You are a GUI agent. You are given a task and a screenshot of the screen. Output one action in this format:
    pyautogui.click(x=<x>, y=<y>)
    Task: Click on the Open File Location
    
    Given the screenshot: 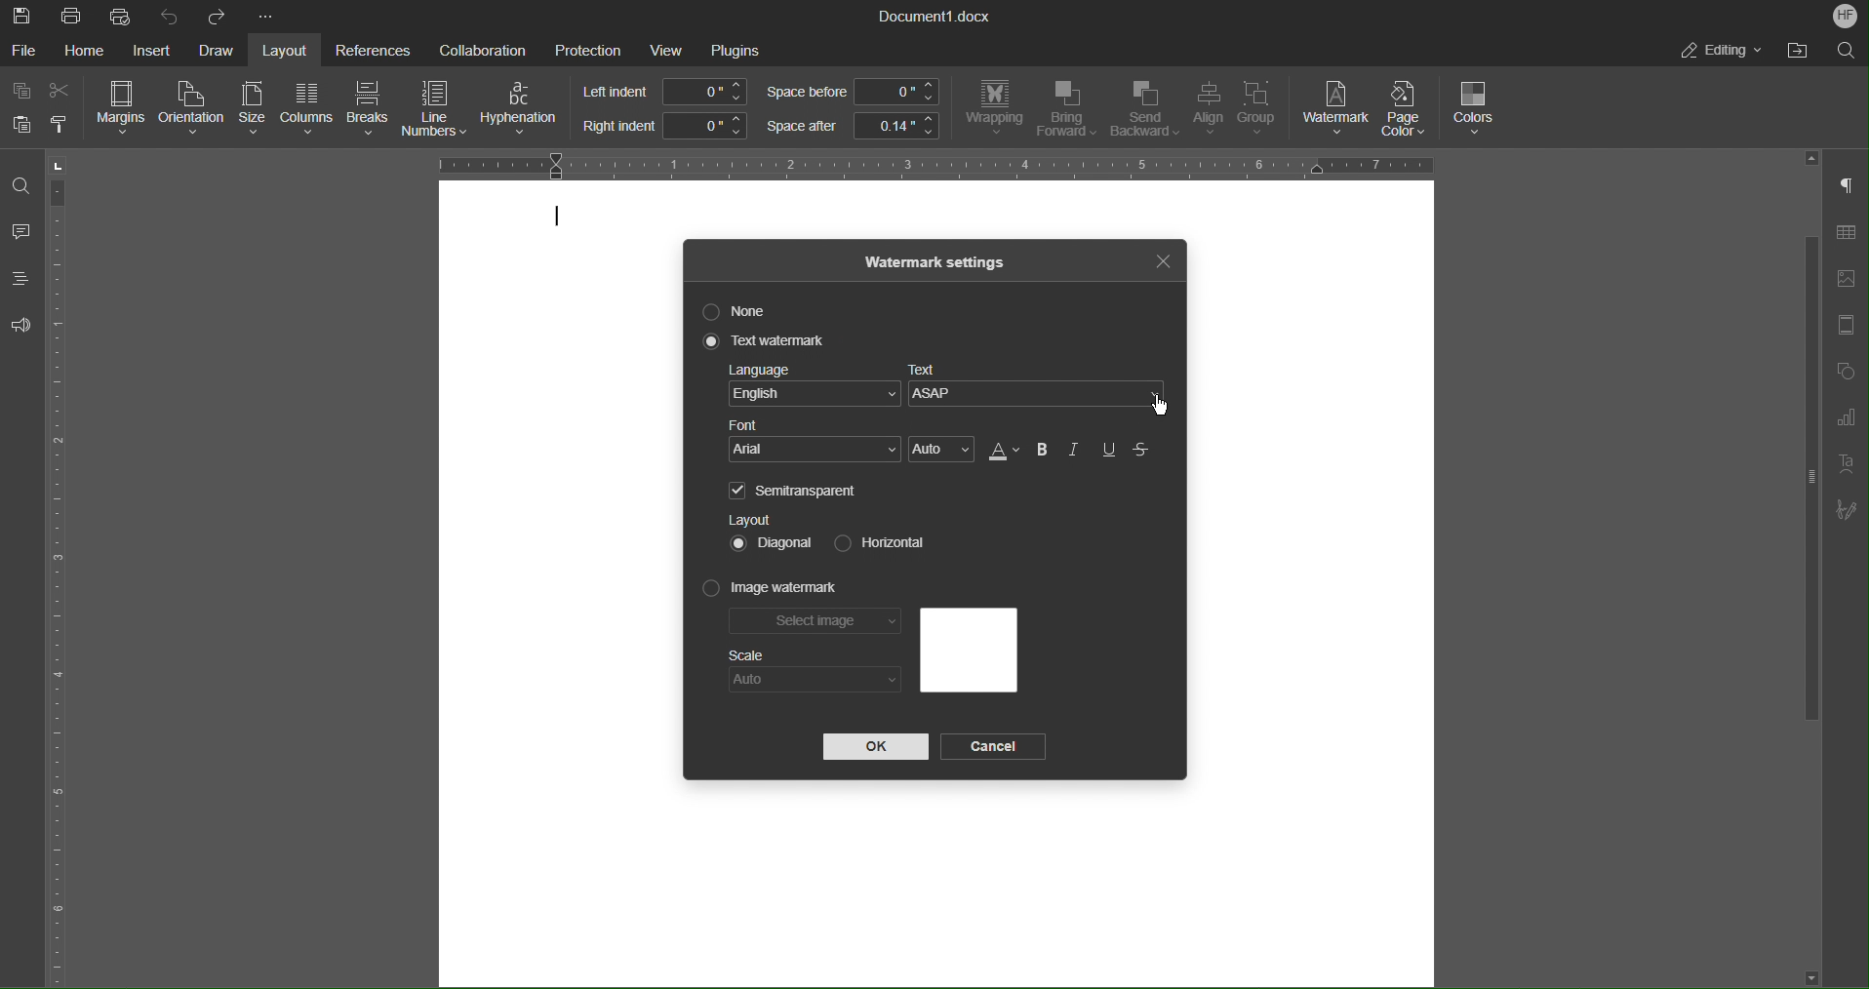 What is the action you would take?
    pyautogui.click(x=1793, y=51)
    